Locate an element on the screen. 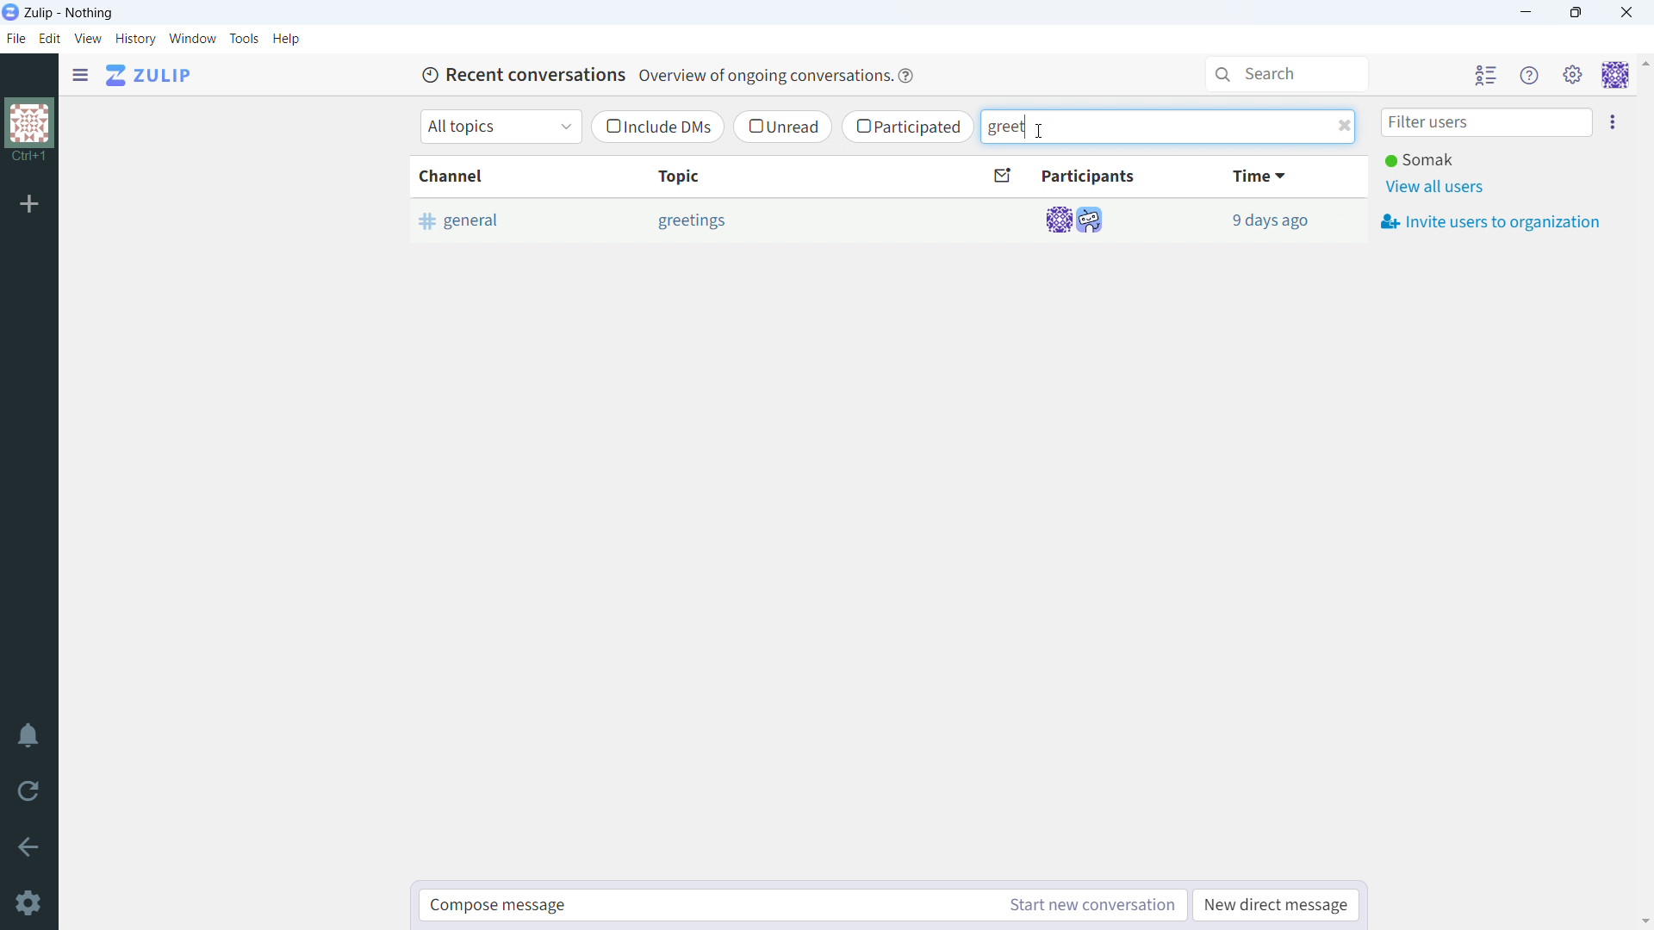  personal menu is located at coordinates (1614, 76).